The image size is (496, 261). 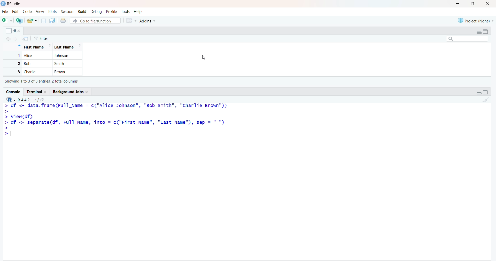 What do you see at coordinates (41, 11) in the screenshot?
I see `View` at bounding box center [41, 11].